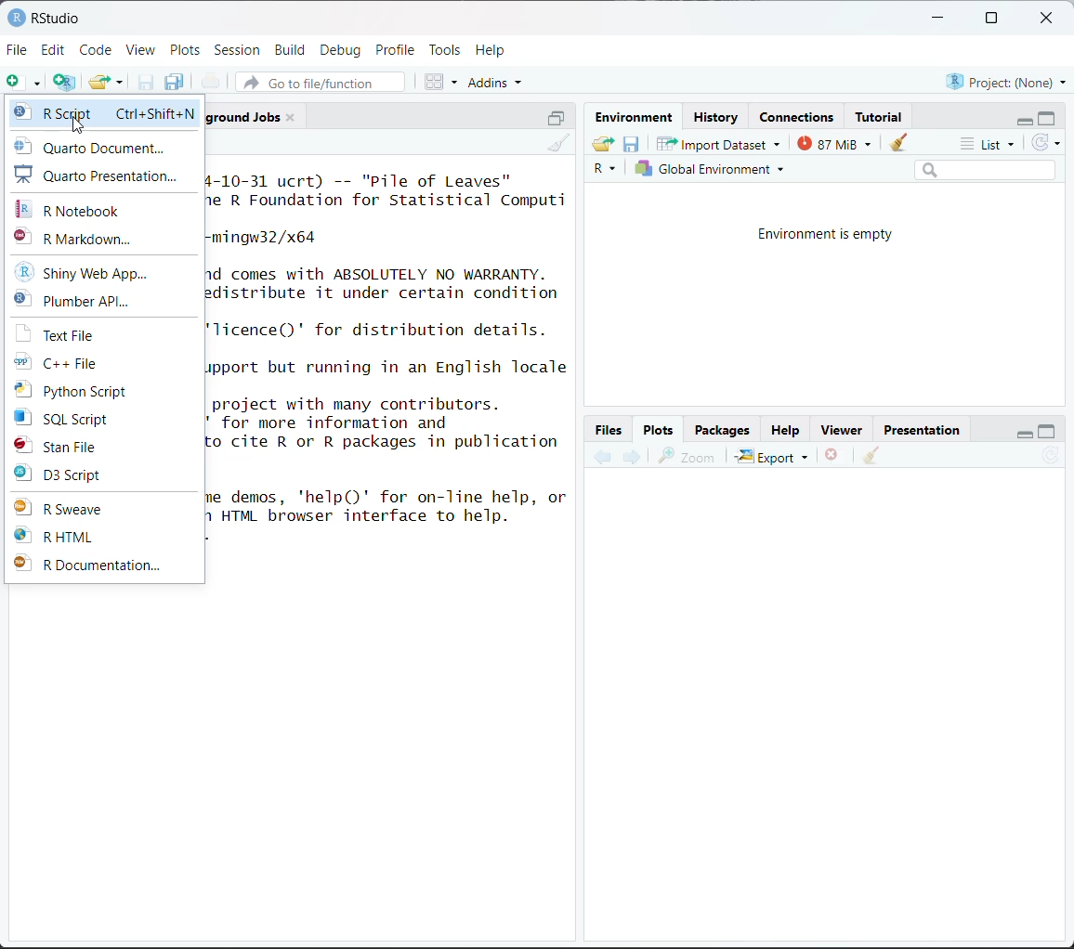 This screenshot has height=949, width=1074. What do you see at coordinates (292, 114) in the screenshot?
I see `close` at bounding box center [292, 114].